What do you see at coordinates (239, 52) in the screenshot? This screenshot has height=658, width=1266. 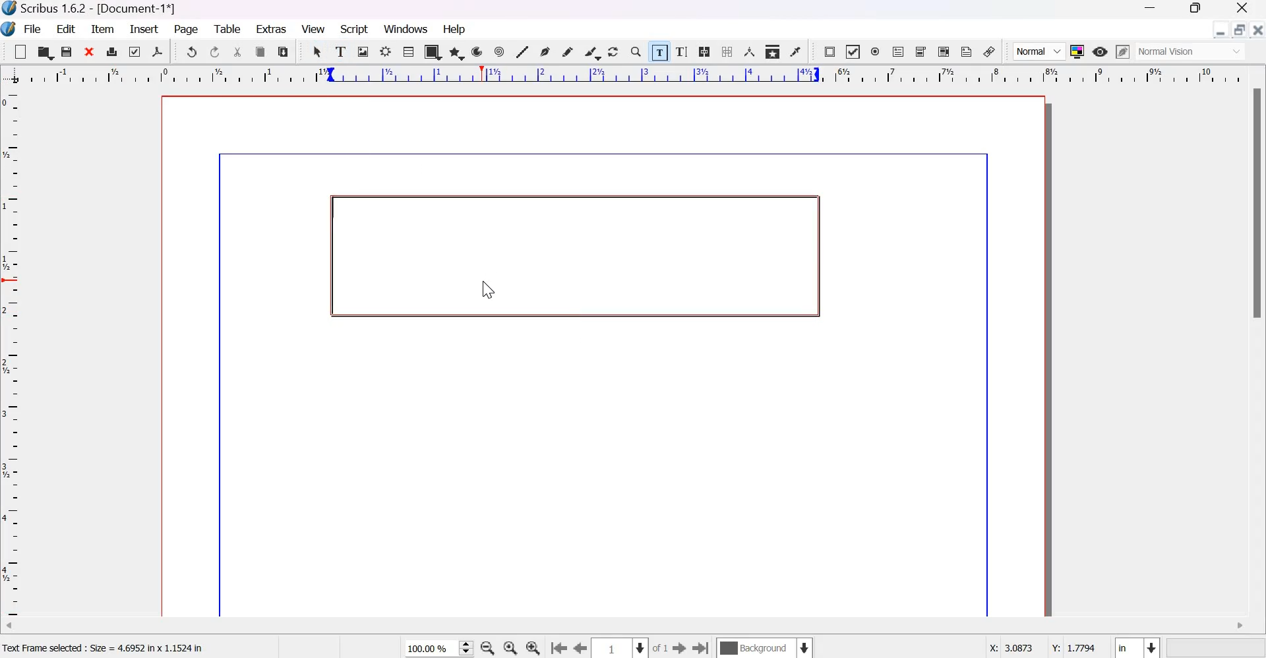 I see `cut` at bounding box center [239, 52].